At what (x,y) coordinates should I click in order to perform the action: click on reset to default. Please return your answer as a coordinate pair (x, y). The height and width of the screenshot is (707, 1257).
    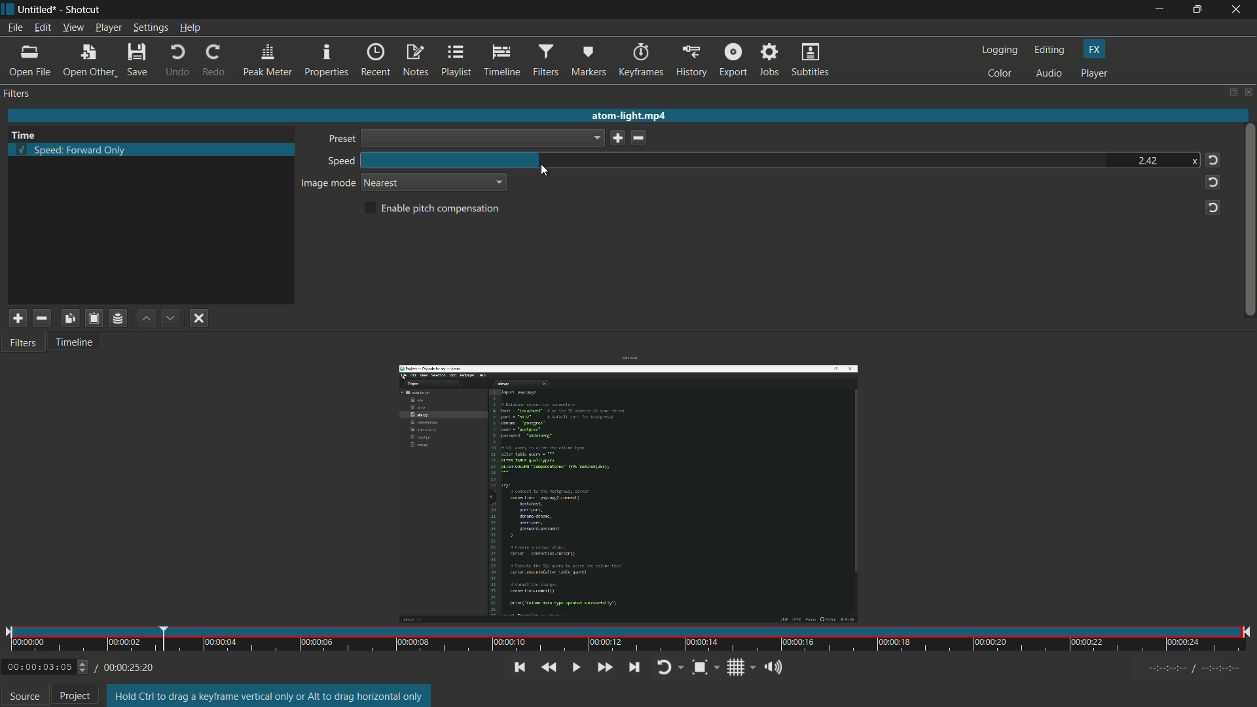
    Looking at the image, I should click on (1212, 160).